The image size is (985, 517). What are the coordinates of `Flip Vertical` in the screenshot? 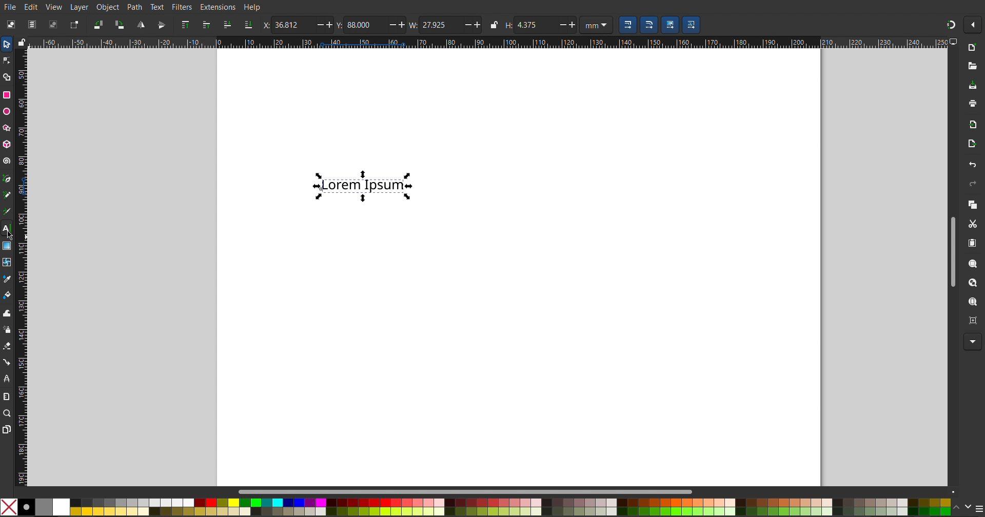 It's located at (161, 25).